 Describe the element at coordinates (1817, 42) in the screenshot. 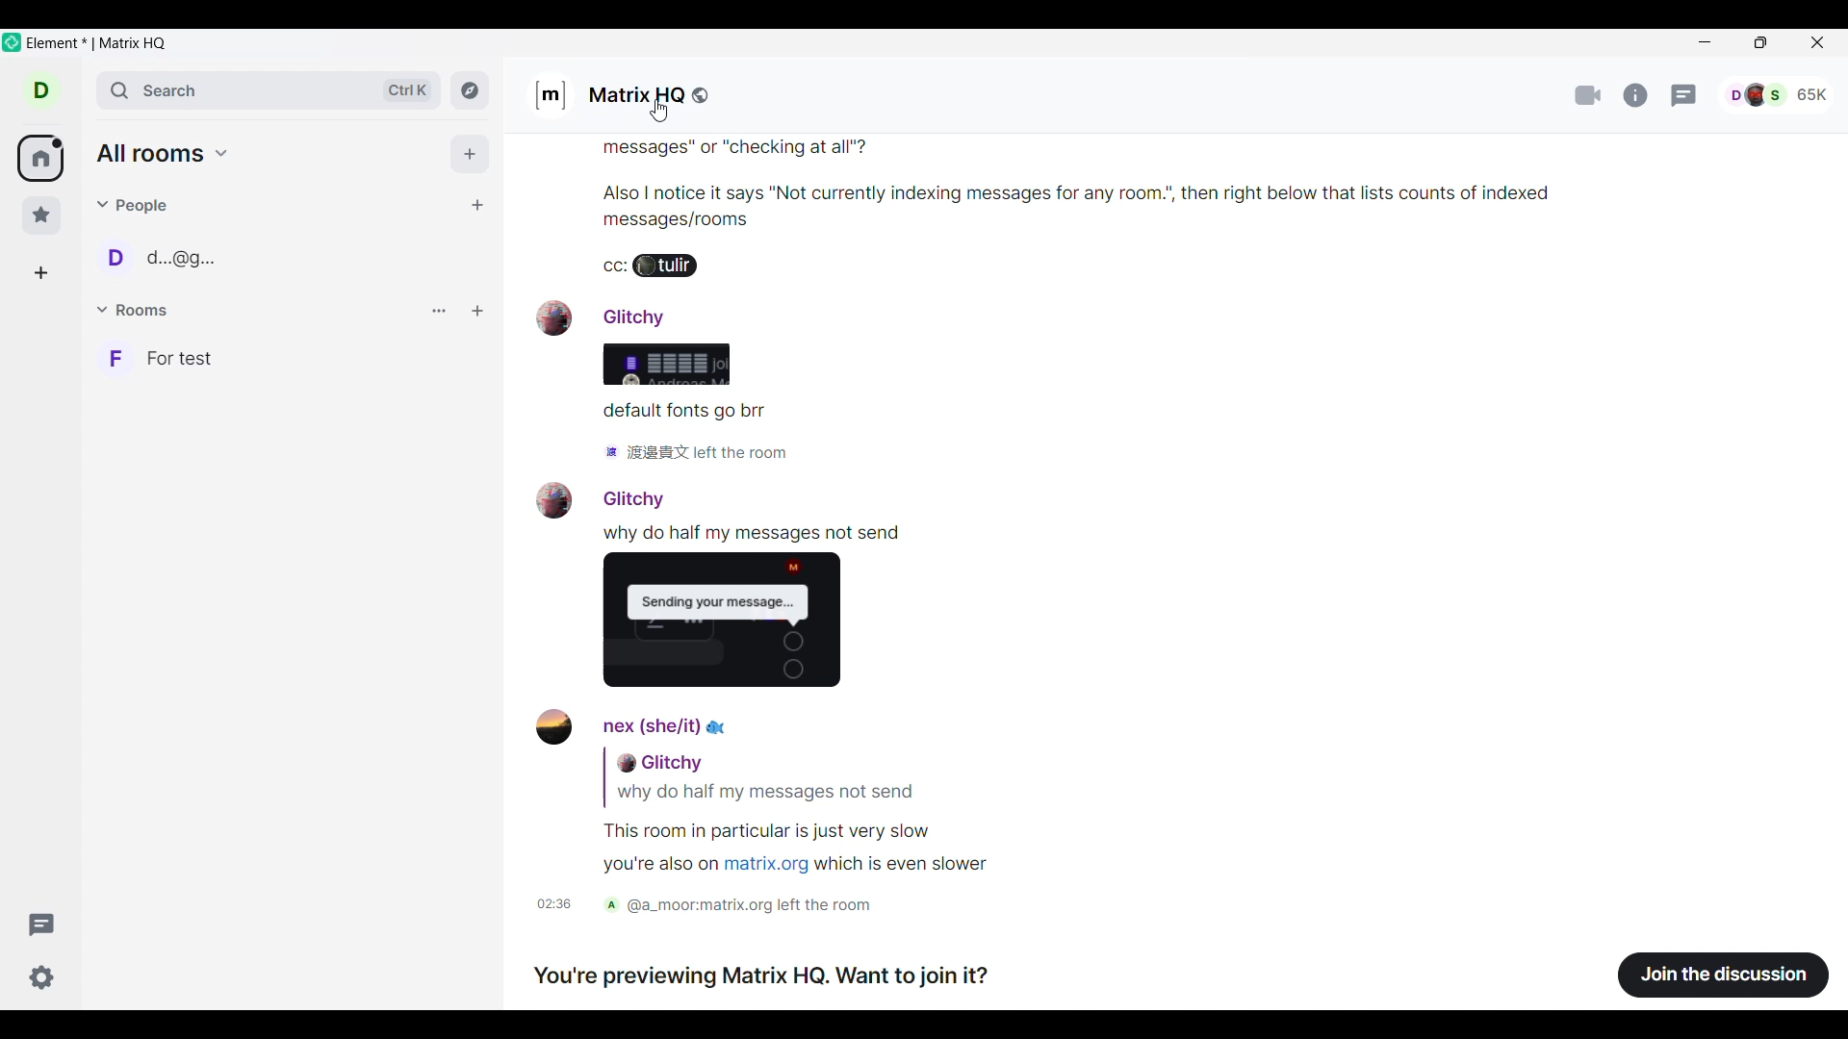

I see `Close interface` at that location.